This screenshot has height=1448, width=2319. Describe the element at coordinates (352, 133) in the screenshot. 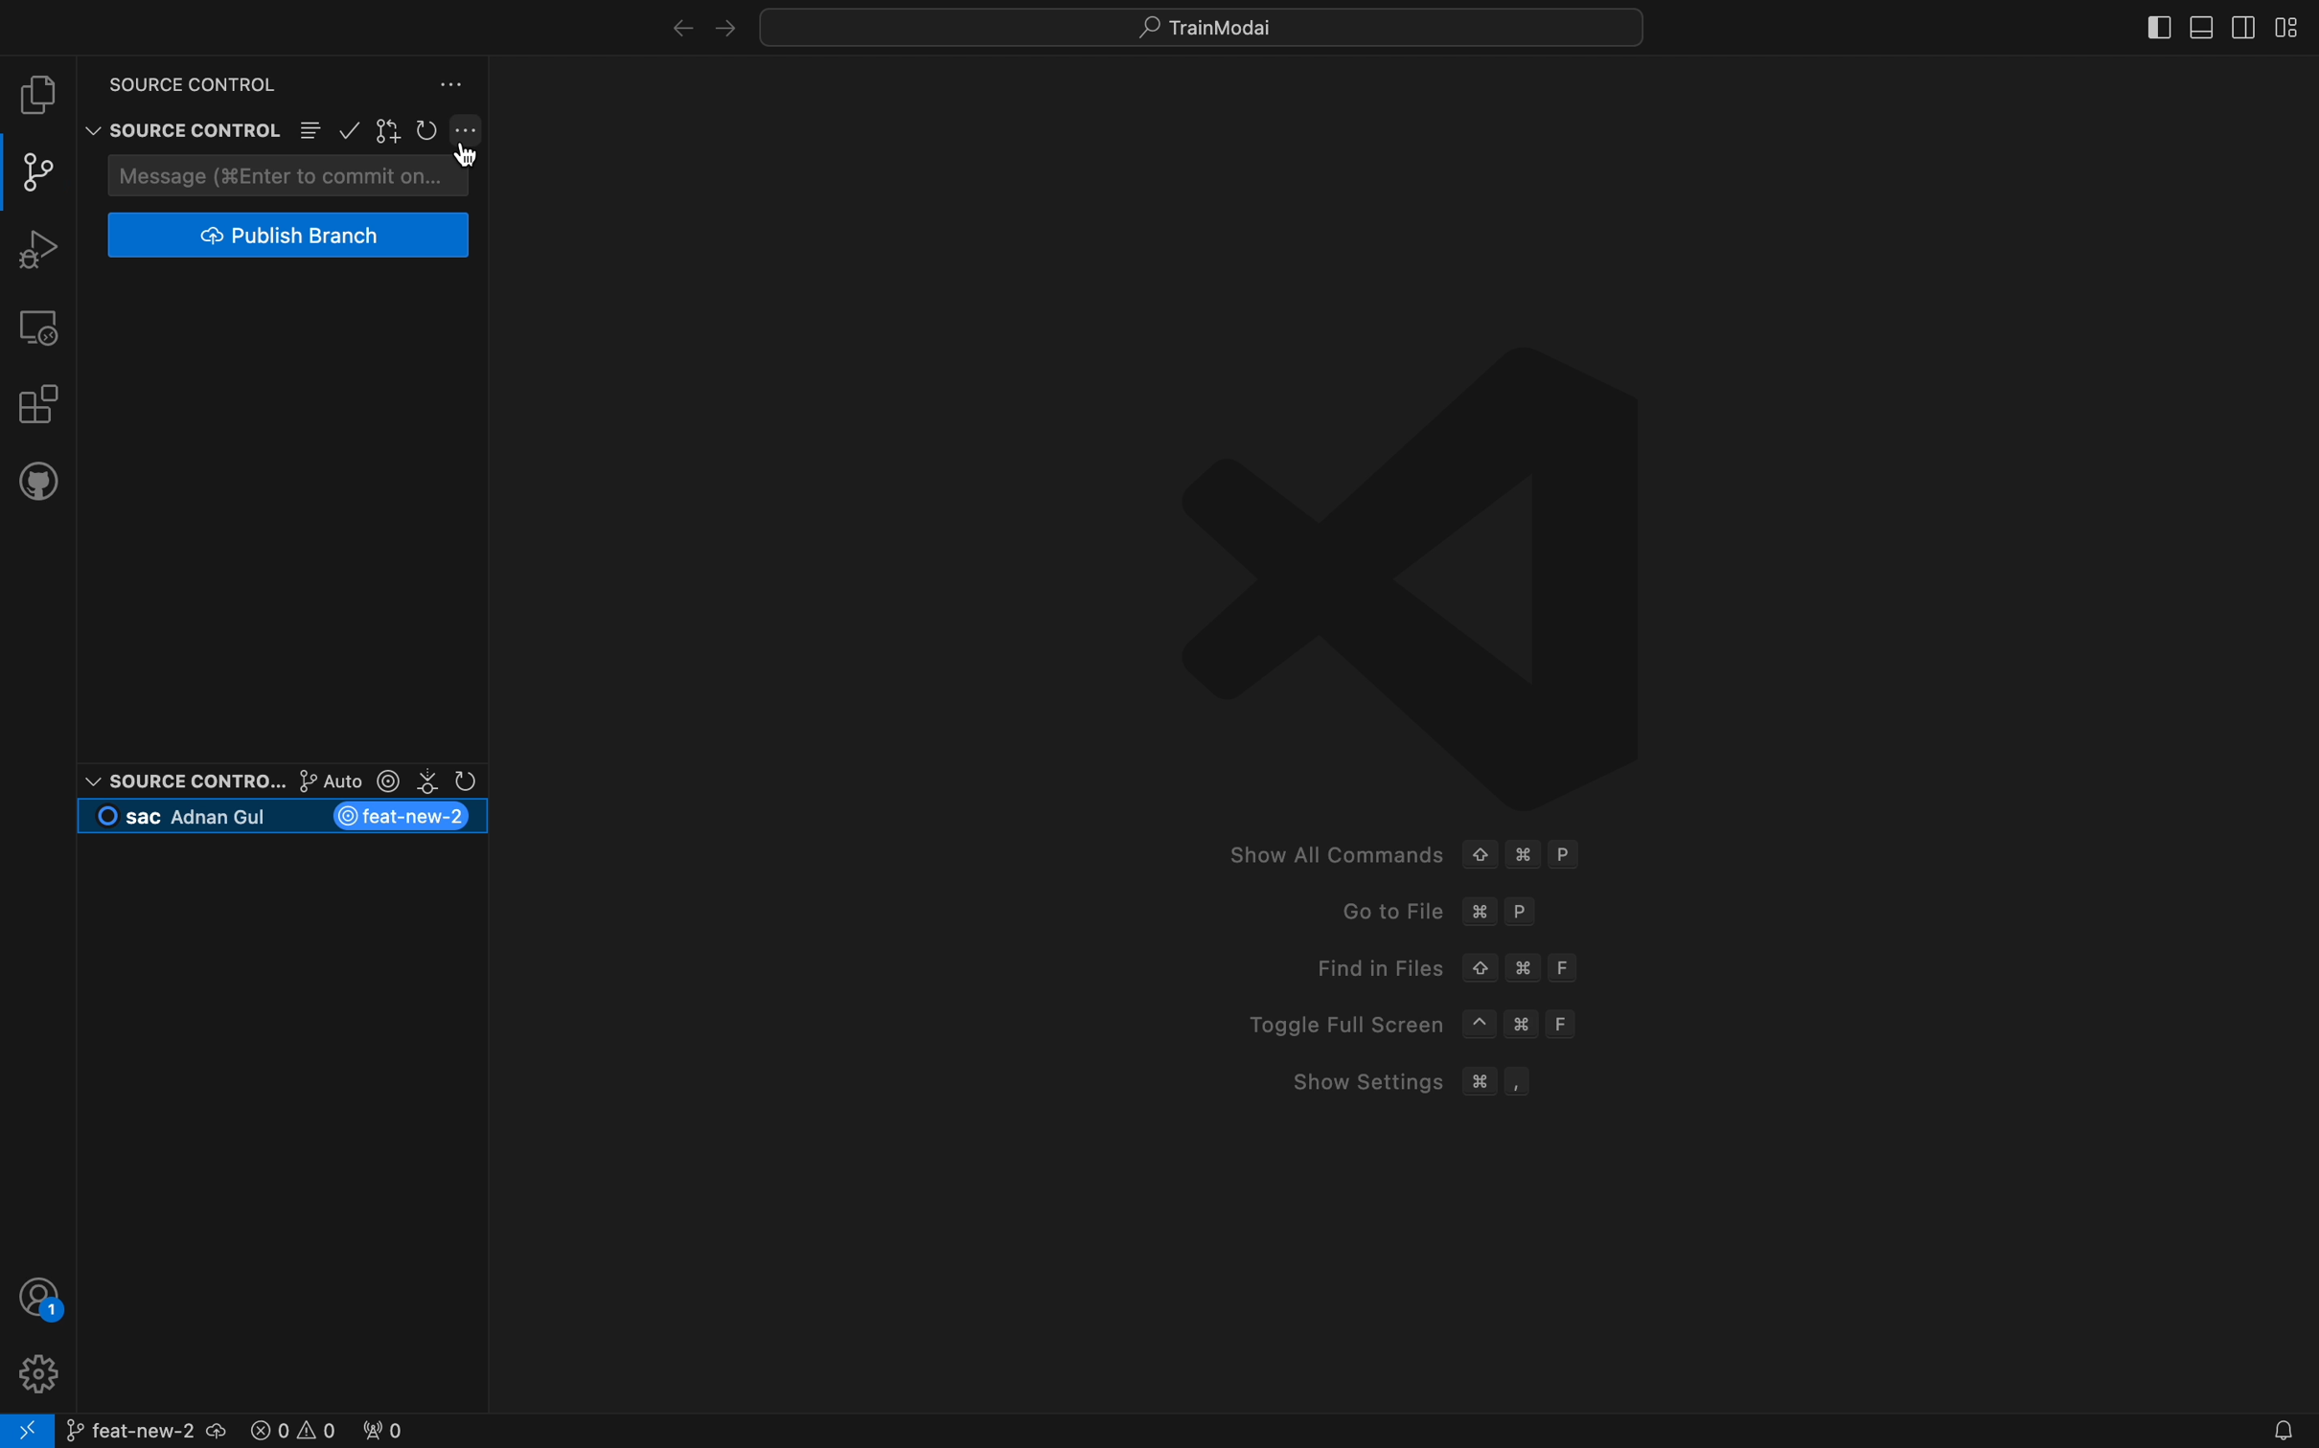

I see `confirm` at that location.